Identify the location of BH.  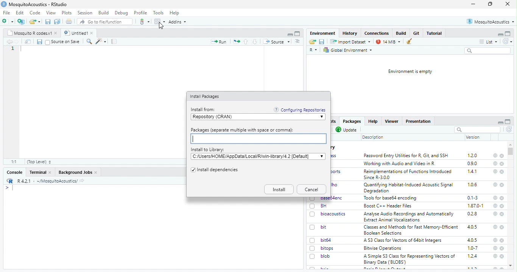
(324, 206).